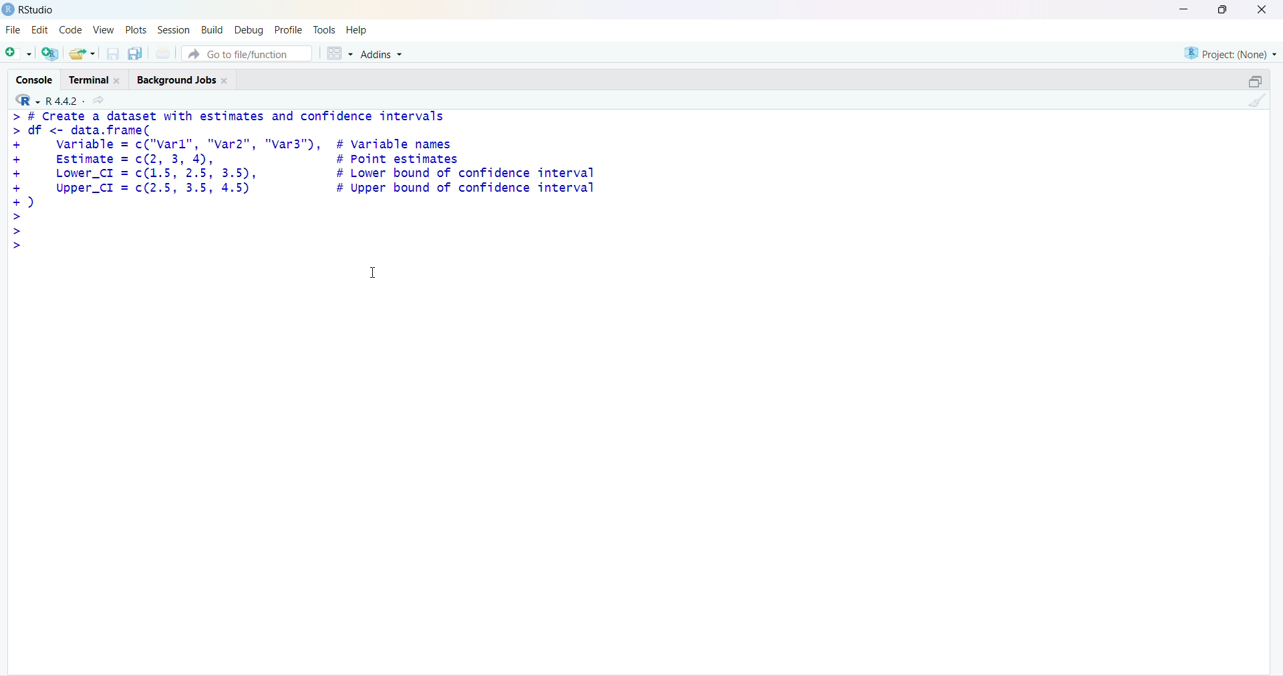 This screenshot has width=1283, height=676. What do you see at coordinates (82, 52) in the screenshot?
I see `open existing file` at bounding box center [82, 52].